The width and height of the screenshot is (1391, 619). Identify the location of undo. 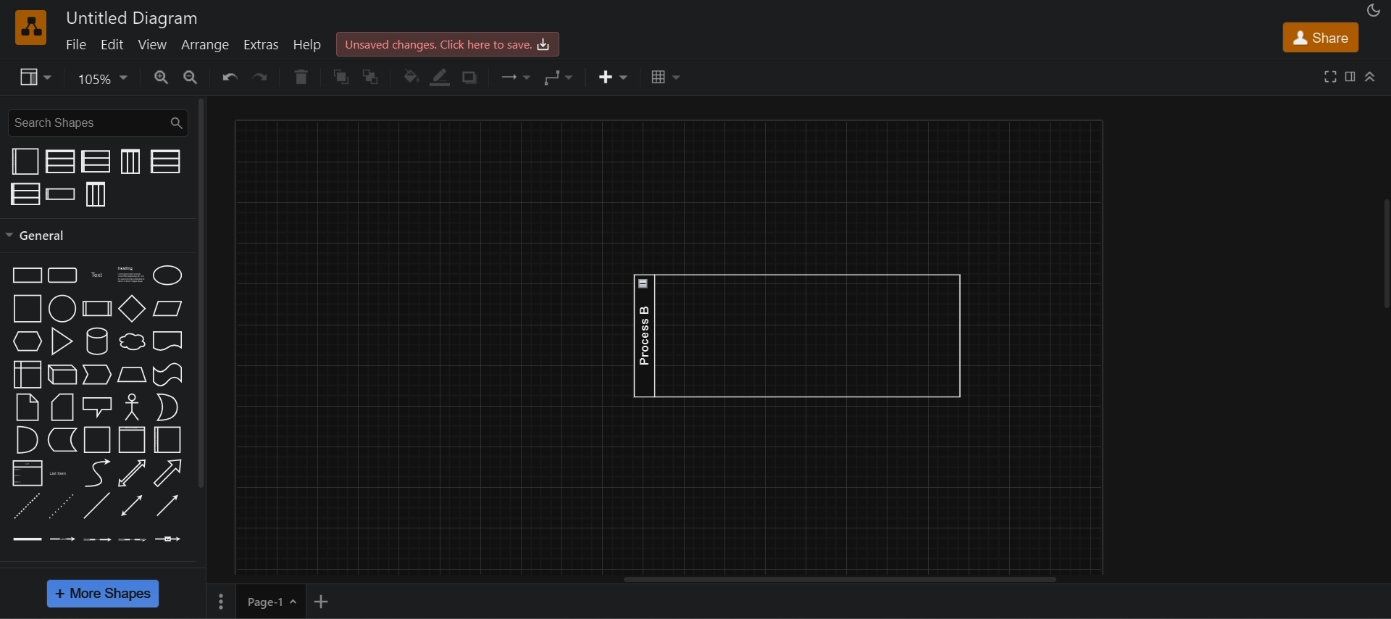
(225, 77).